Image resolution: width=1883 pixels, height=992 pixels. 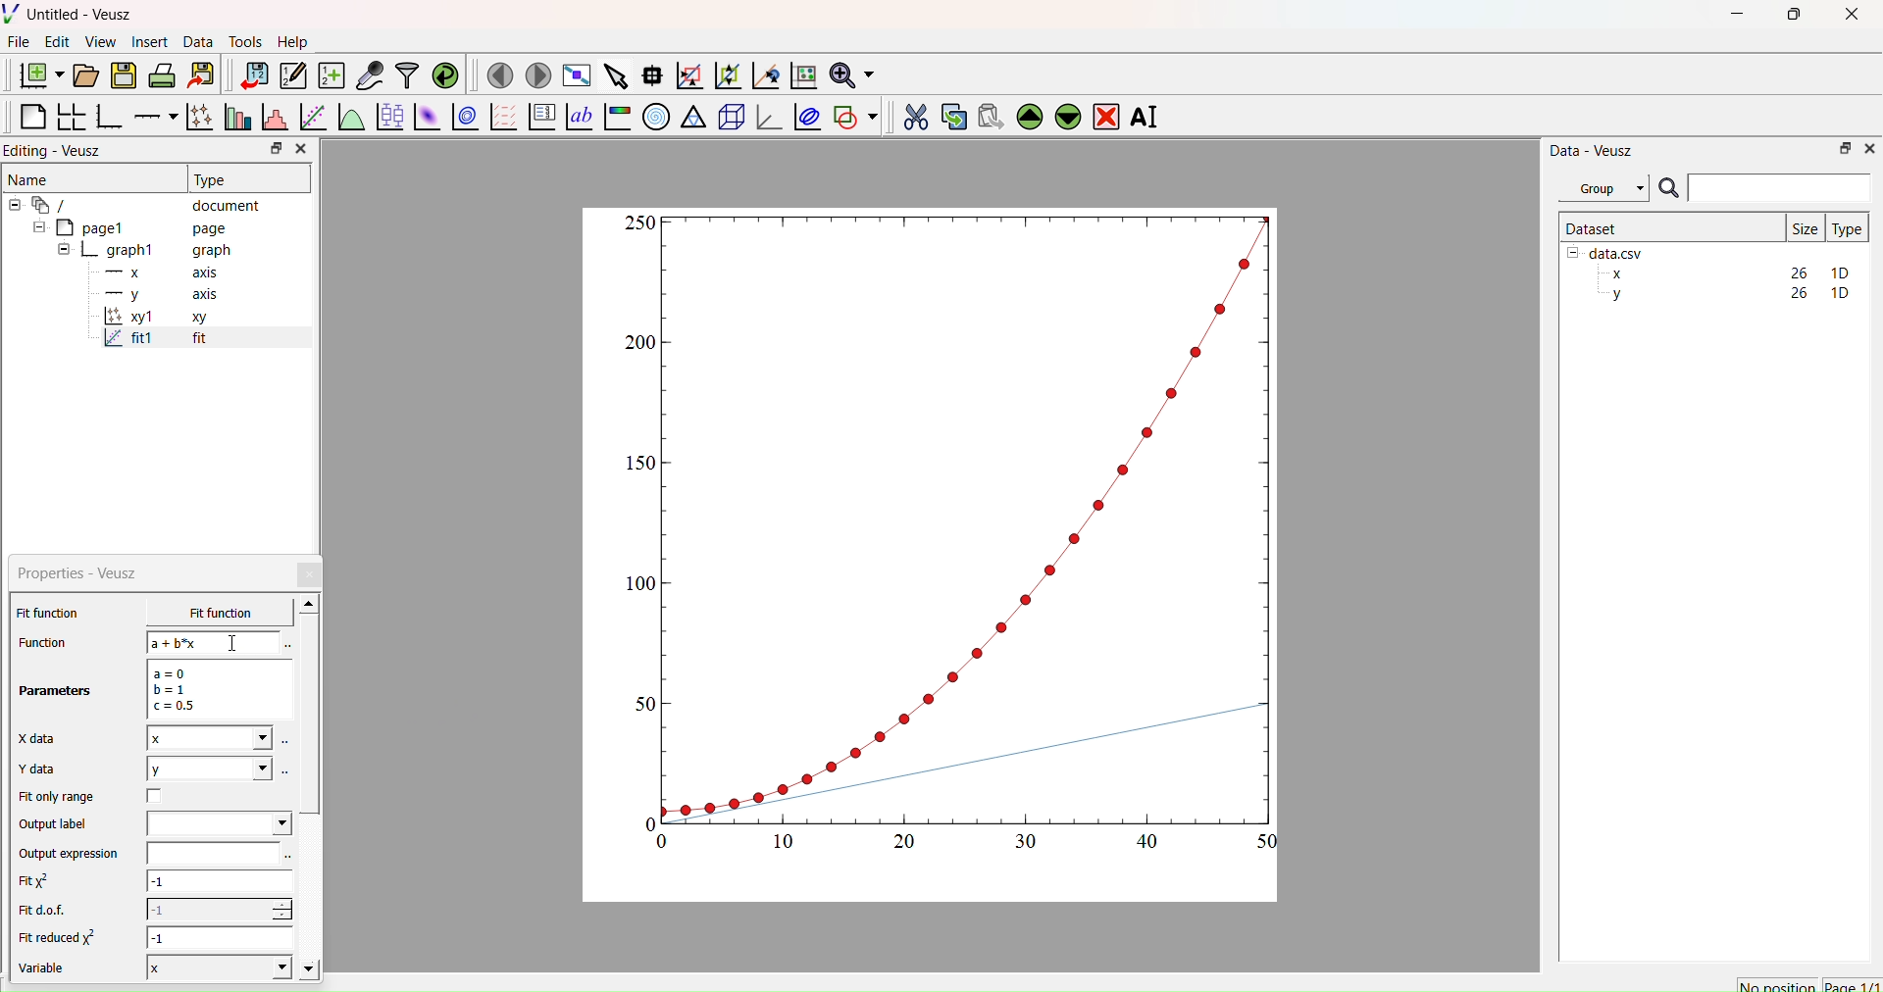 What do you see at coordinates (1725, 293) in the screenshot?
I see `y 26 1D` at bounding box center [1725, 293].